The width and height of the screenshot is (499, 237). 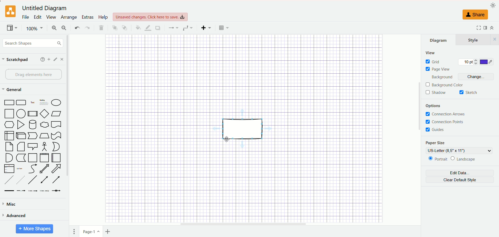 I want to click on logo, so click(x=10, y=11).